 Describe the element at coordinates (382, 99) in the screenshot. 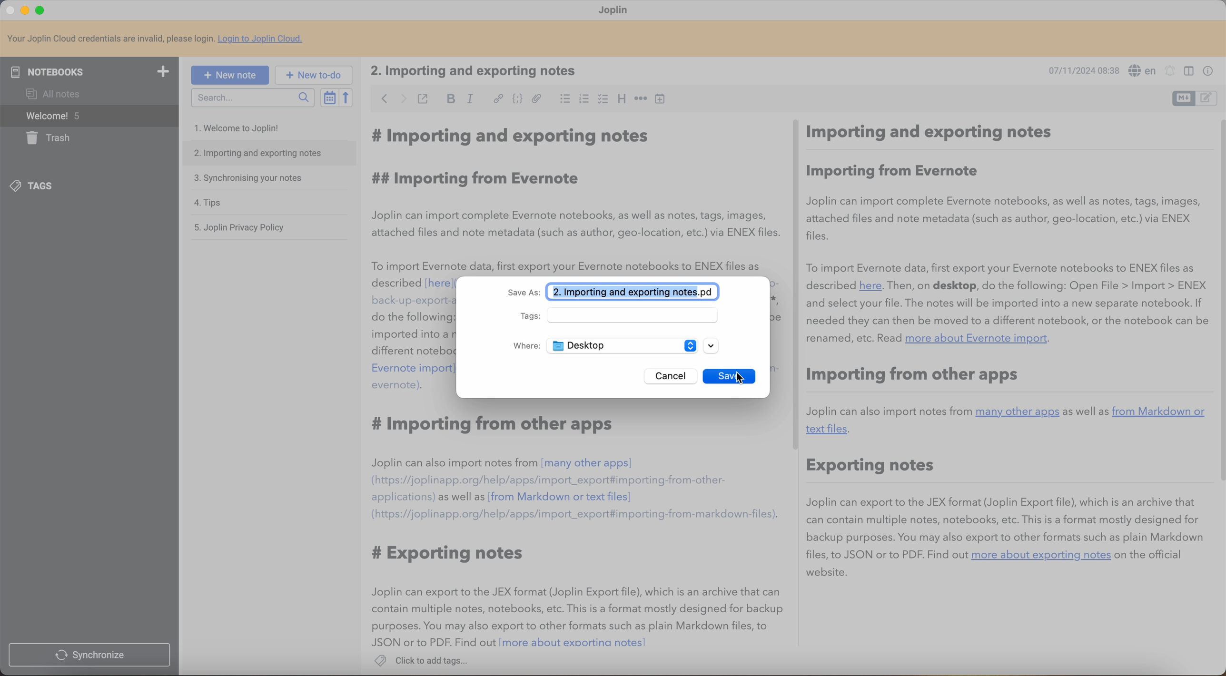

I see `back` at that location.